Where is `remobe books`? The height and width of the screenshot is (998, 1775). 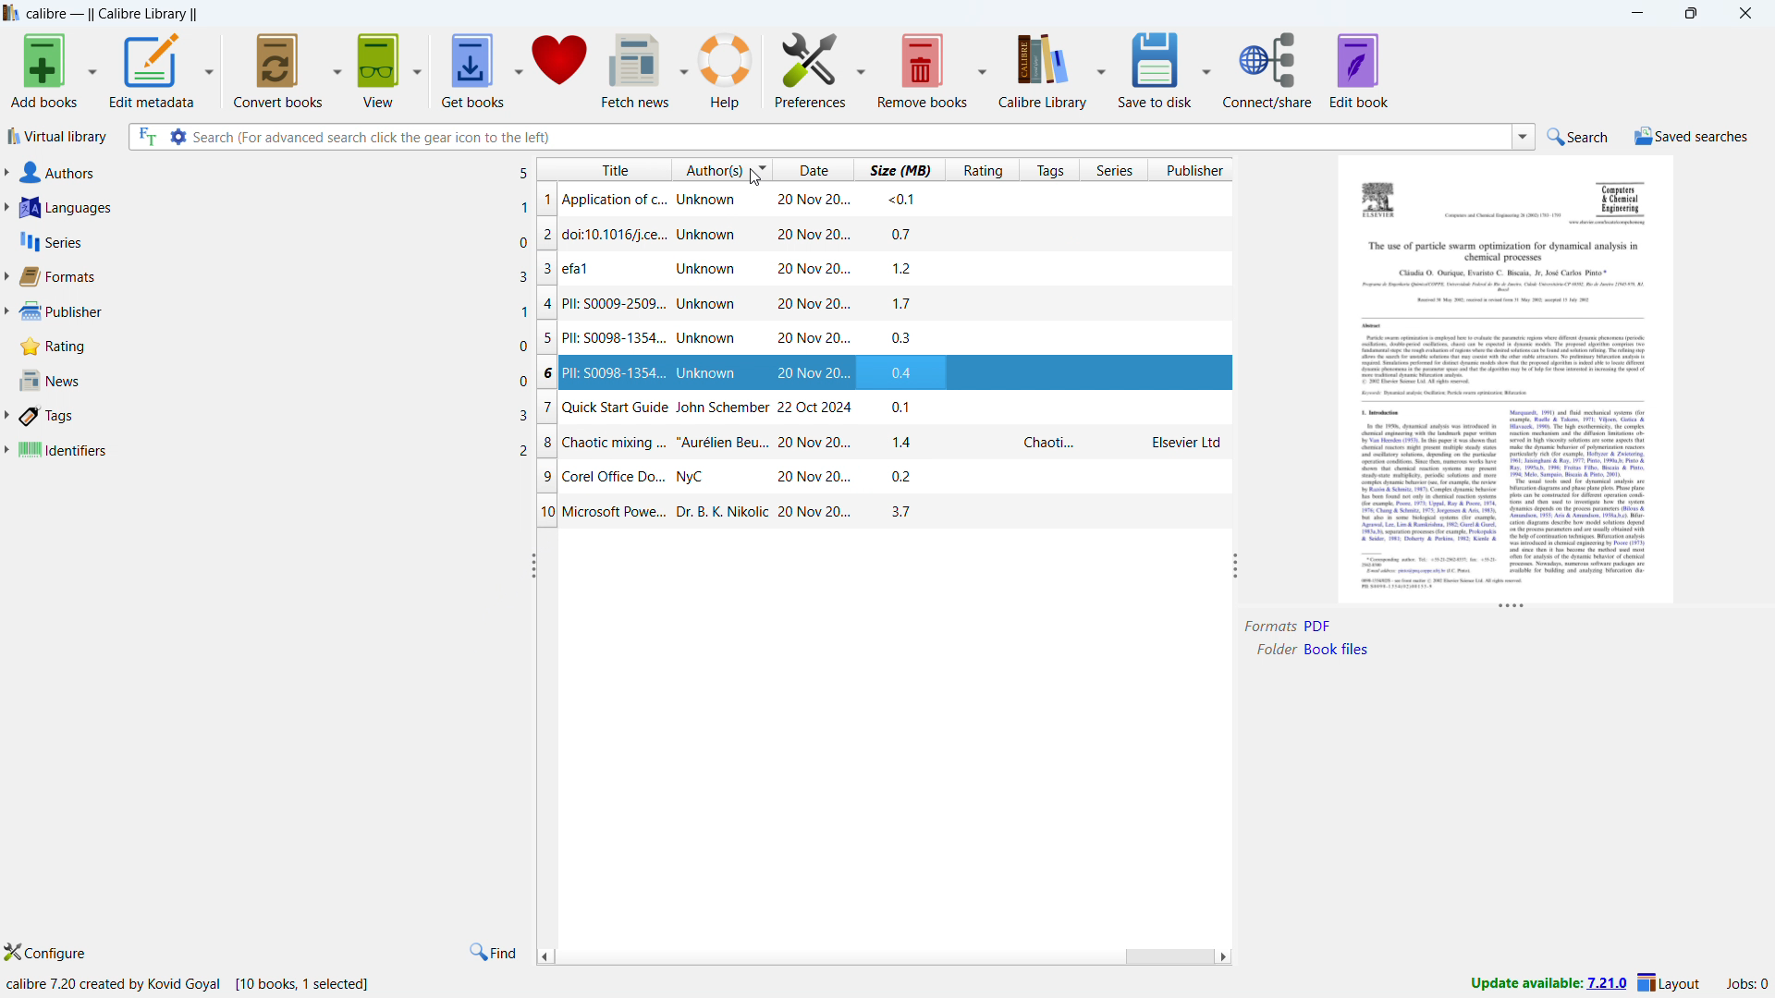 remobe books is located at coordinates (923, 69).